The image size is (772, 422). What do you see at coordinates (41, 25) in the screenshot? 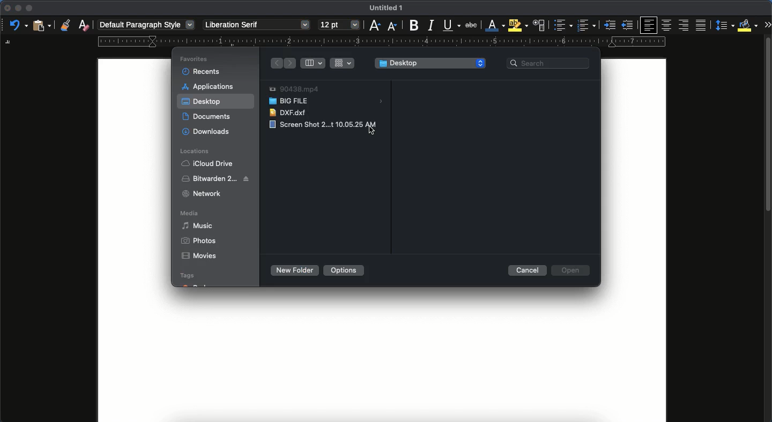
I see `paste` at bounding box center [41, 25].